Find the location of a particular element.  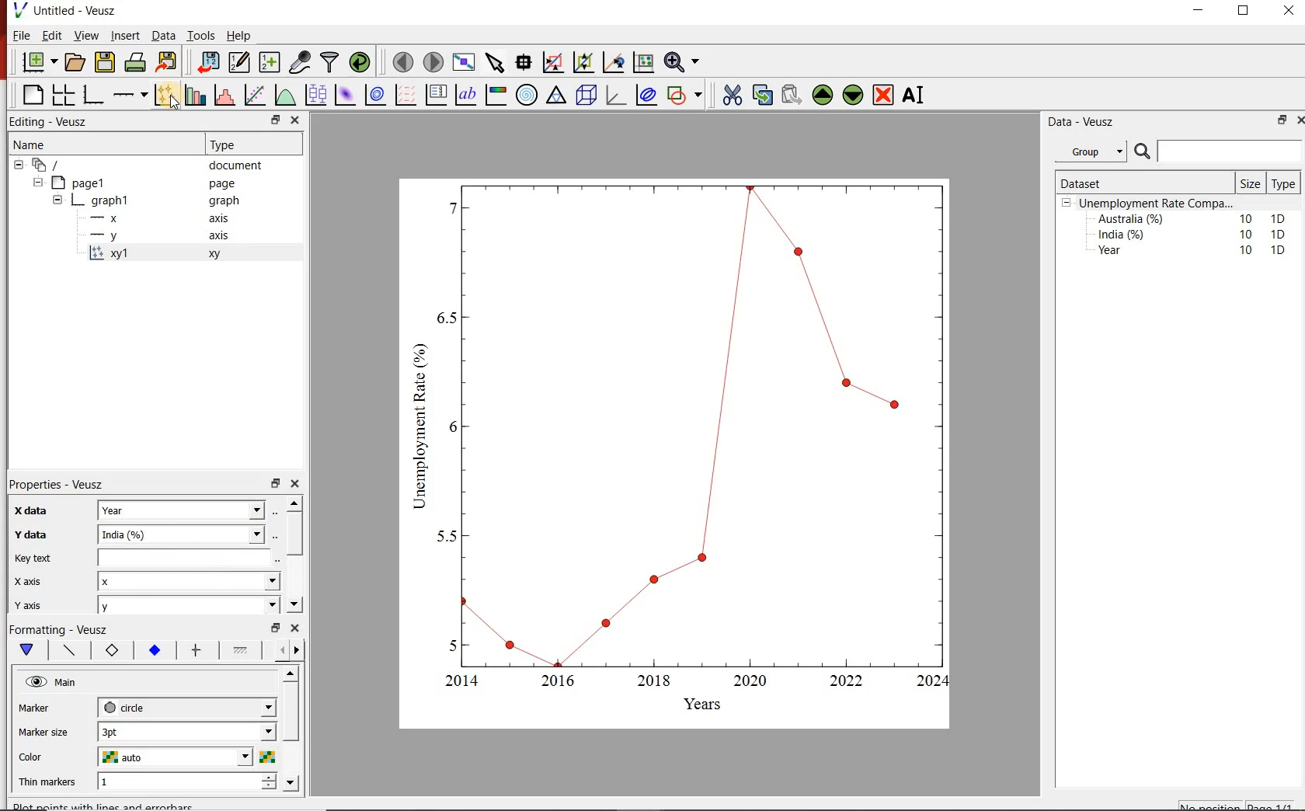

Data is located at coordinates (164, 36).